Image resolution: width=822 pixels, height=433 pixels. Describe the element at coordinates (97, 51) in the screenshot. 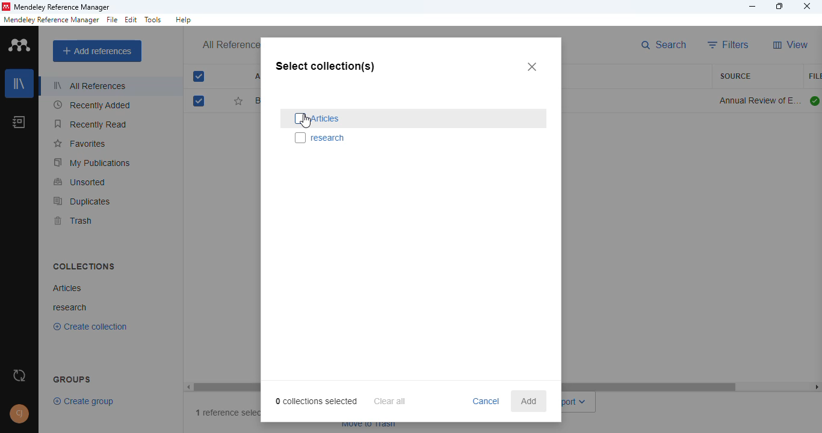

I see `add references` at that location.